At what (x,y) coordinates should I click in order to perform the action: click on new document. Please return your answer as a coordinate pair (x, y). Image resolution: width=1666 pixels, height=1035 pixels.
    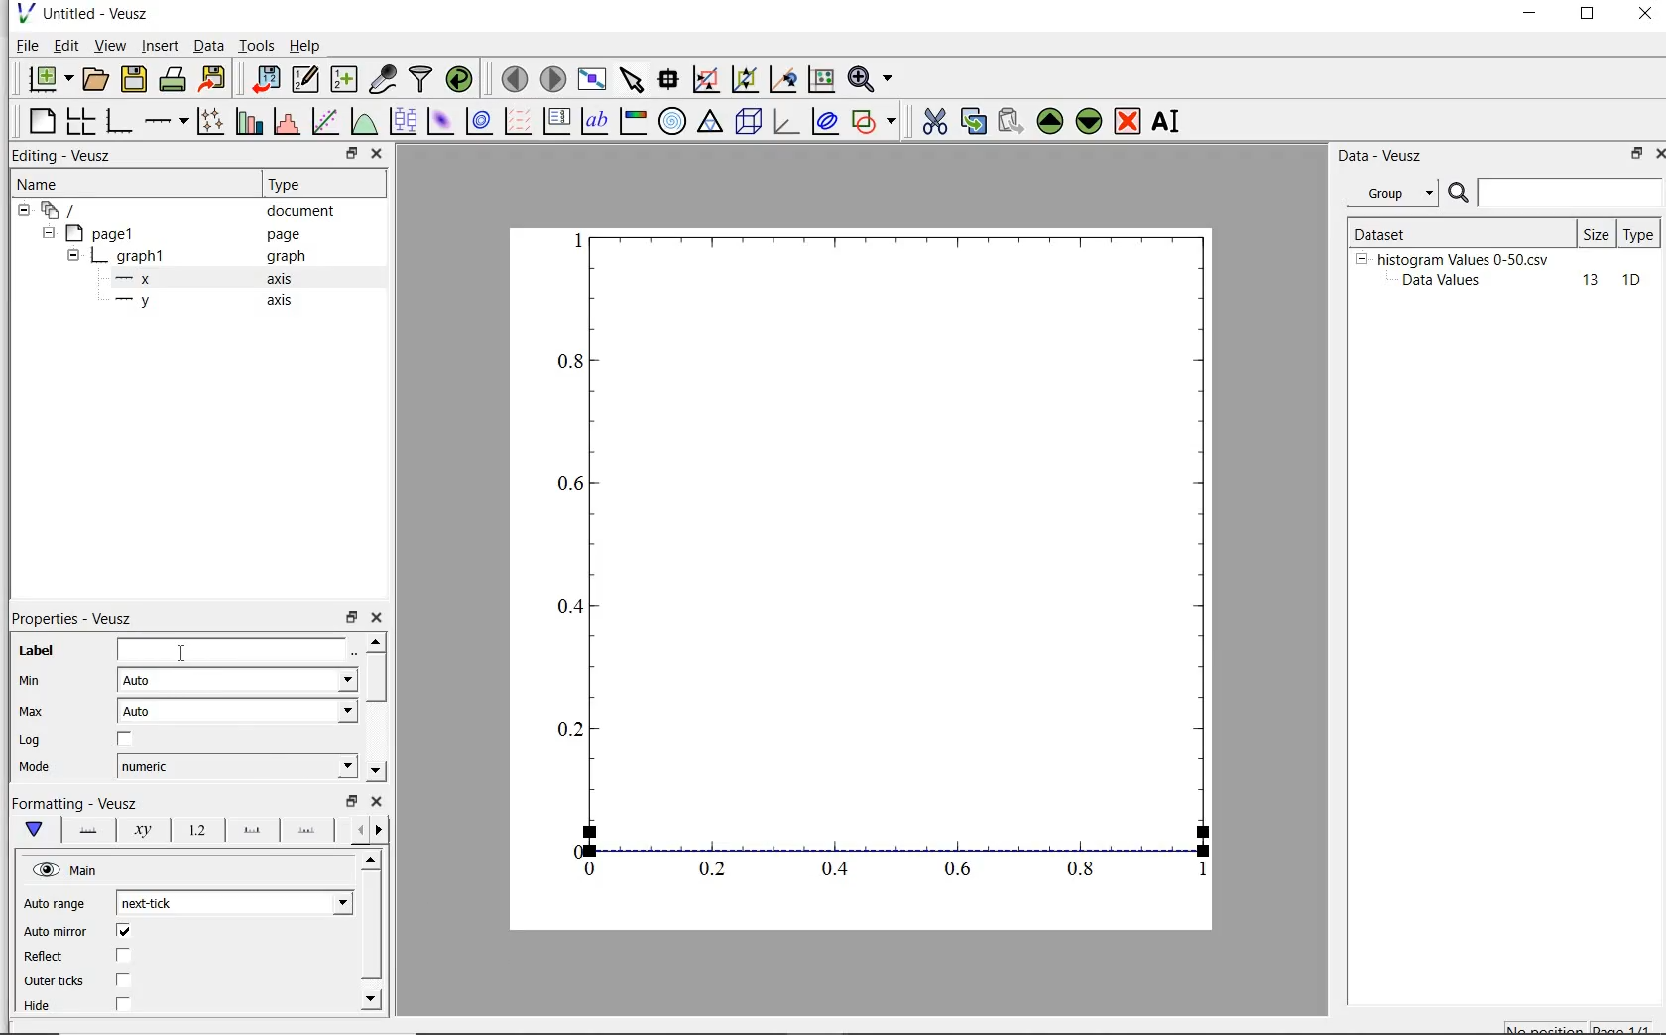
    Looking at the image, I should click on (49, 78).